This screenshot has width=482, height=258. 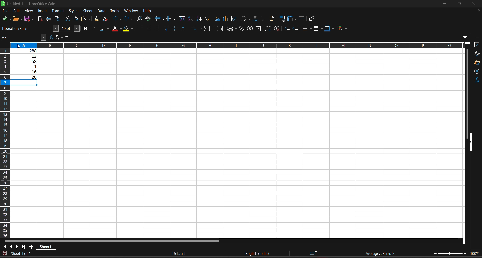 I want to click on zoom factor, so click(x=476, y=254).